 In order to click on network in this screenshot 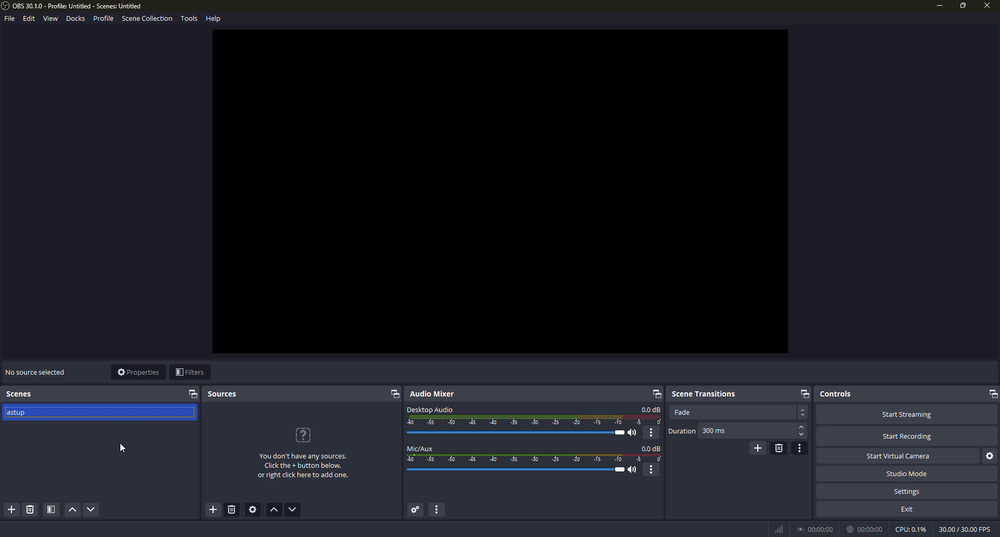, I will do `click(778, 529)`.